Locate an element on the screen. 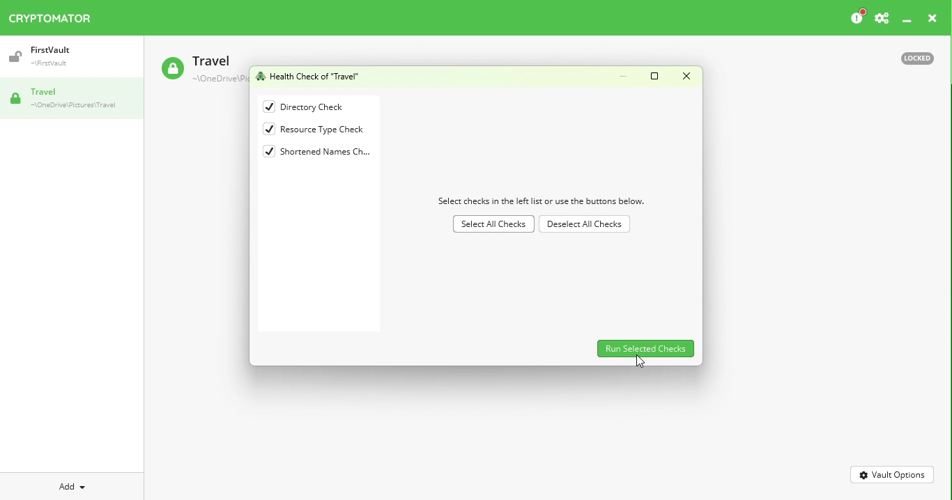  Maximize is located at coordinates (655, 75).